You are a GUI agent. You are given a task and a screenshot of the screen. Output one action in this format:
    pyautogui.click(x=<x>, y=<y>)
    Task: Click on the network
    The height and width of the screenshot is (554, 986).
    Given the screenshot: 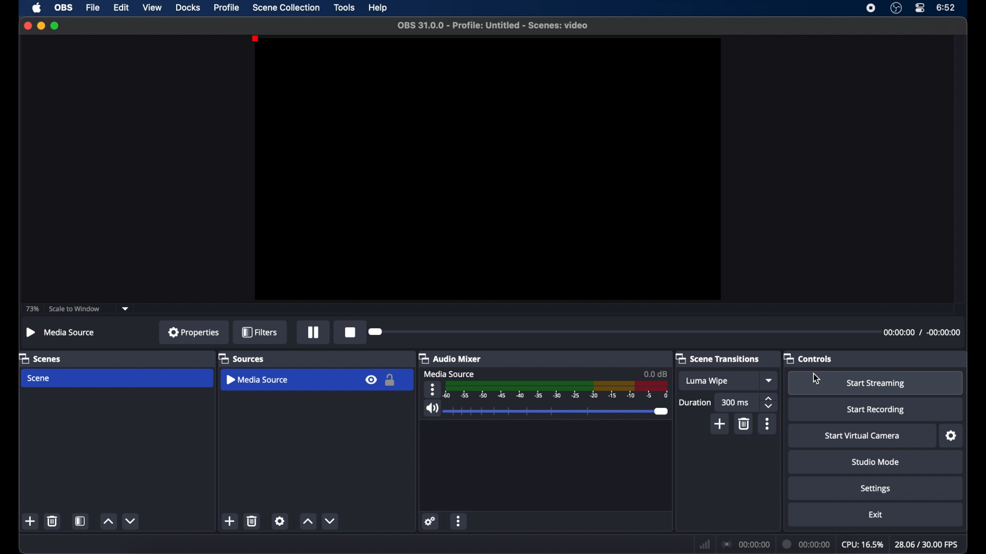 What is the action you would take?
    pyautogui.click(x=705, y=545)
    